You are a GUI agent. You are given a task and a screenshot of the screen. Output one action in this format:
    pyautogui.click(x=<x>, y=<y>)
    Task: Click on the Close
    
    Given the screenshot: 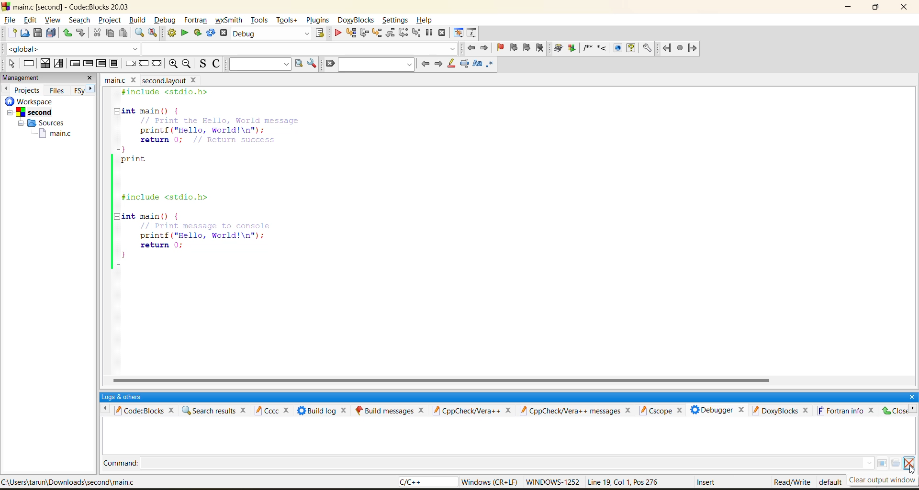 What is the action you would take?
    pyautogui.click(x=896, y=411)
    